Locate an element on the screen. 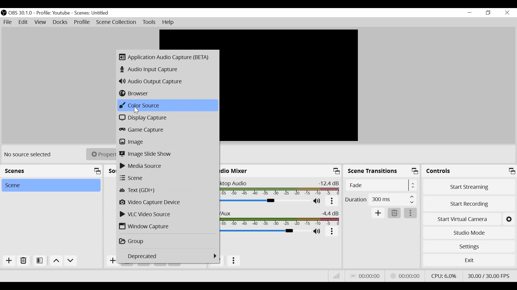  No source selected is located at coordinates (30, 155).